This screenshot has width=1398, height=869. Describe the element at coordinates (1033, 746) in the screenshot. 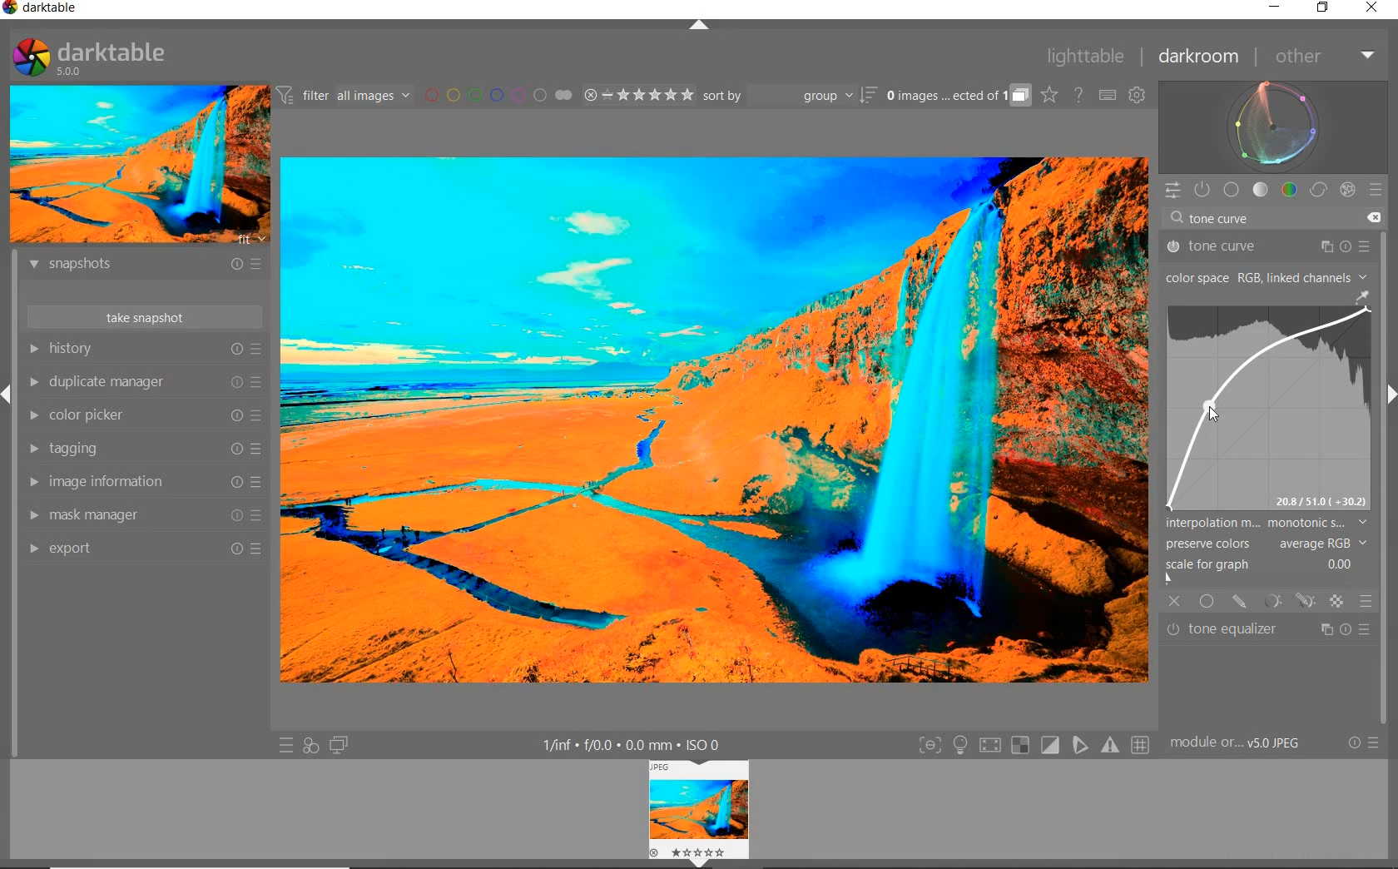

I see `TOGGLE MODES` at that location.